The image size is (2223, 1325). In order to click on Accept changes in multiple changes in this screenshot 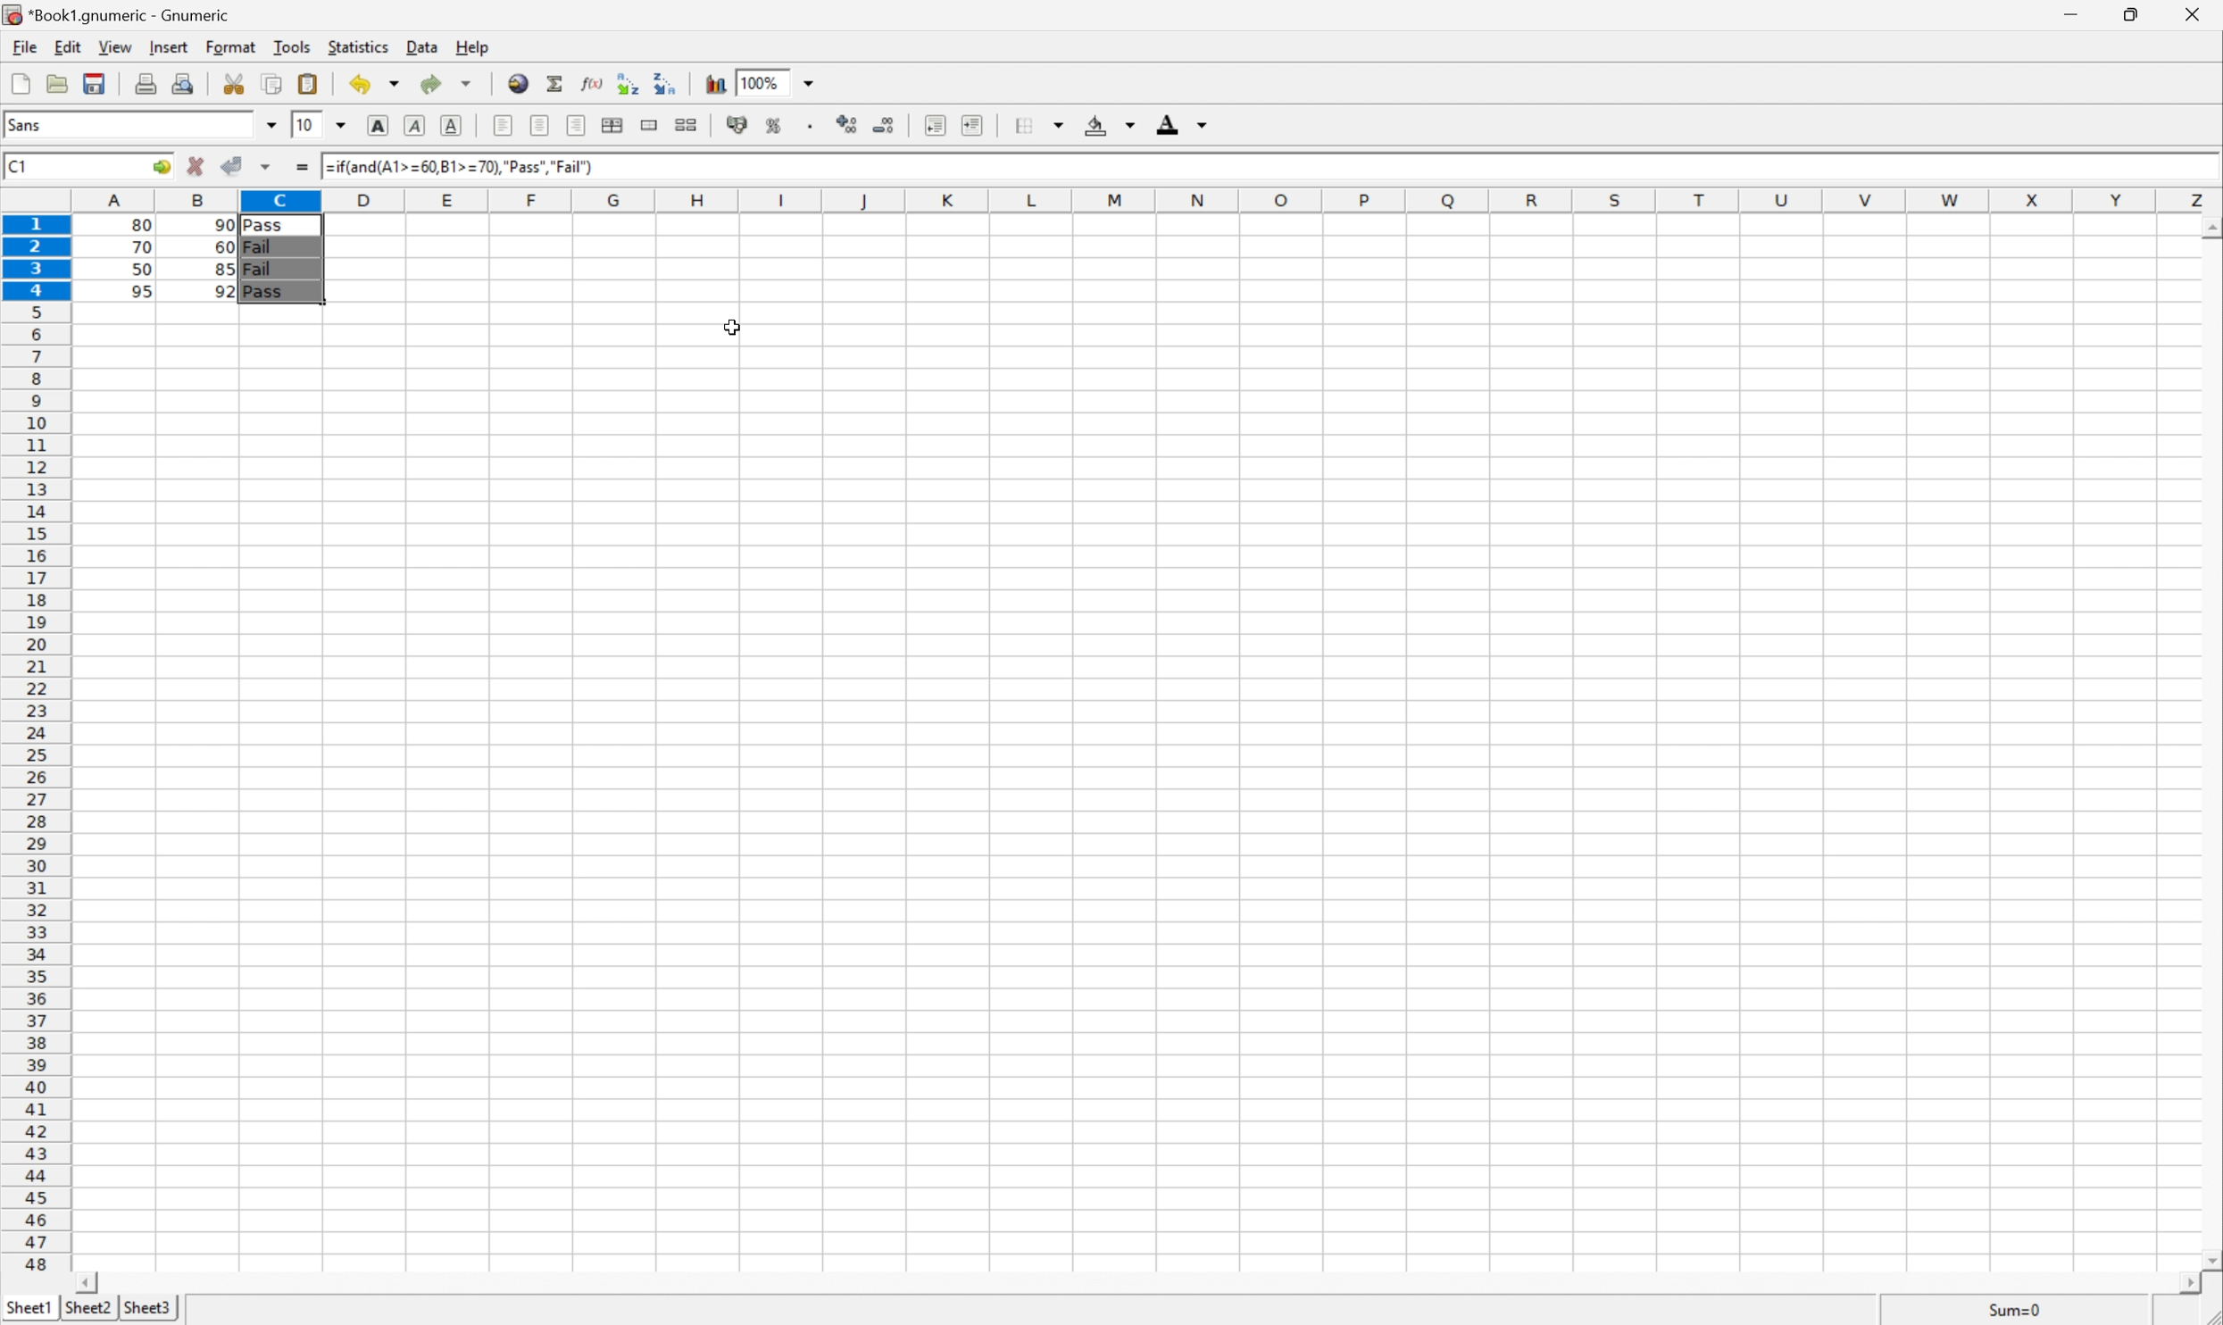, I will do `click(269, 167)`.